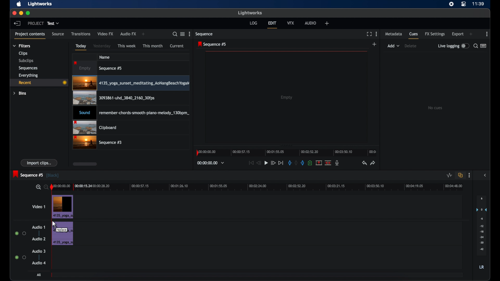 Image resolution: width=500 pixels, height=281 pixels. Describe the element at coordinates (28, 75) in the screenshot. I see `everything` at that location.